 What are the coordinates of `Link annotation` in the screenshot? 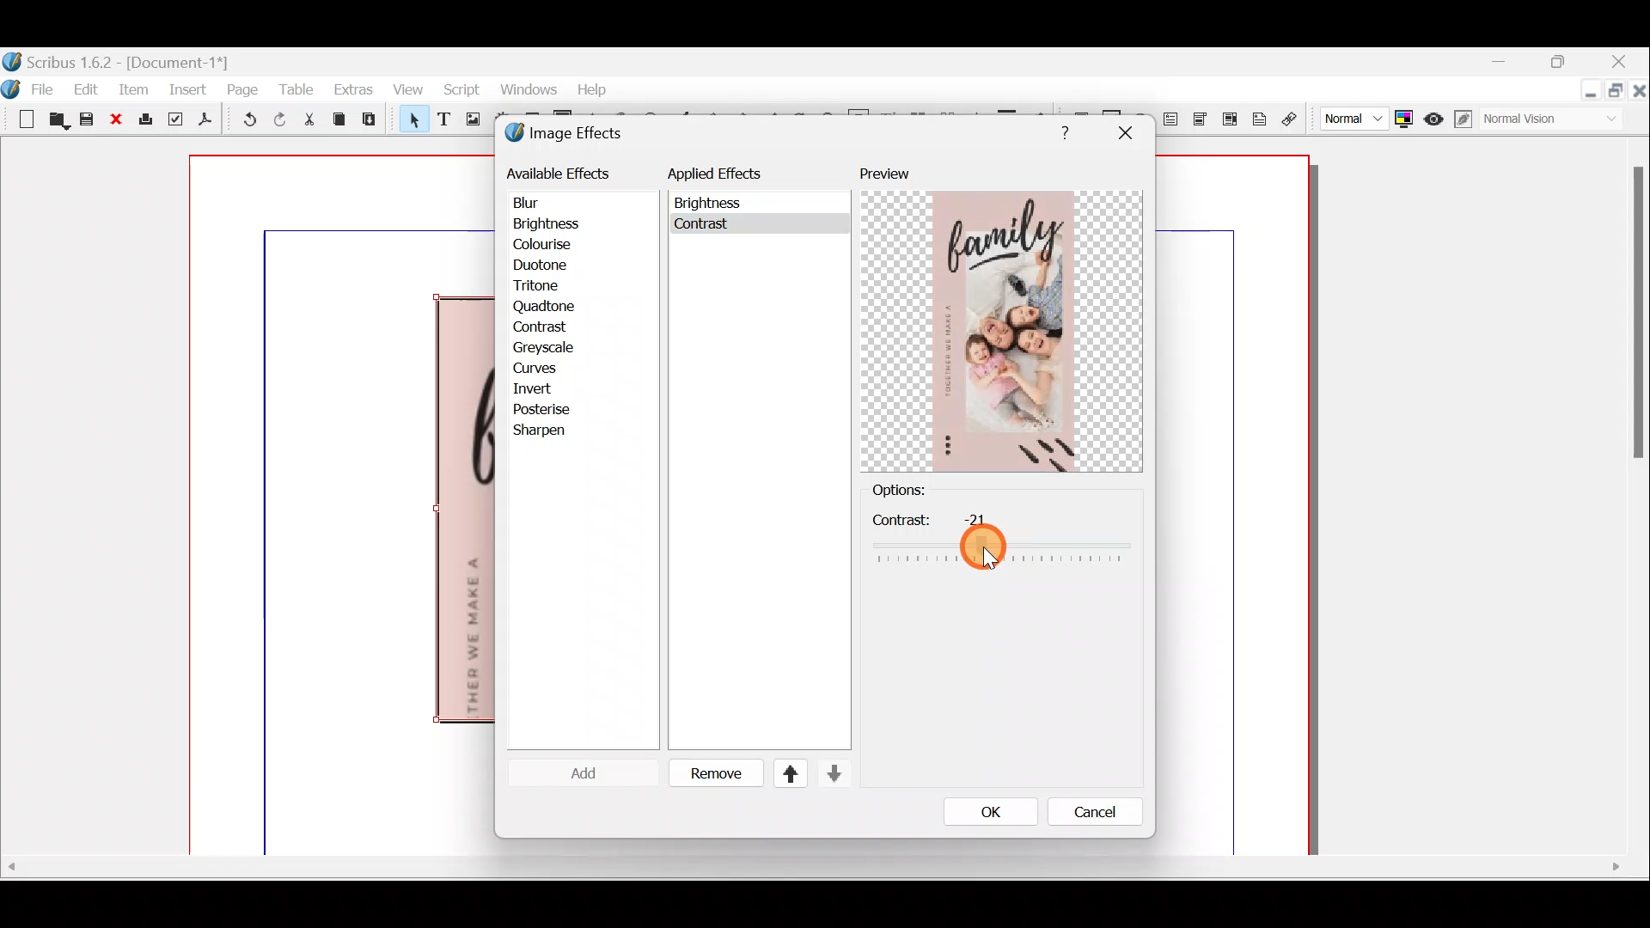 It's located at (1292, 119).